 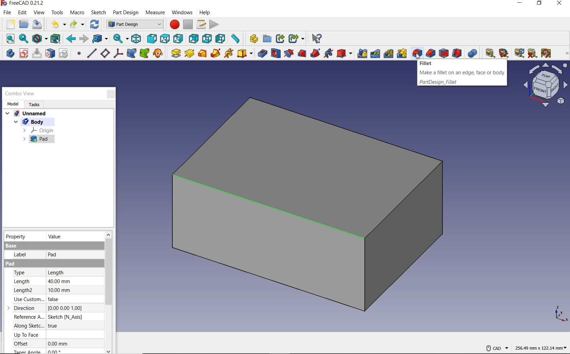 I want to click on bounding box, so click(x=57, y=39).